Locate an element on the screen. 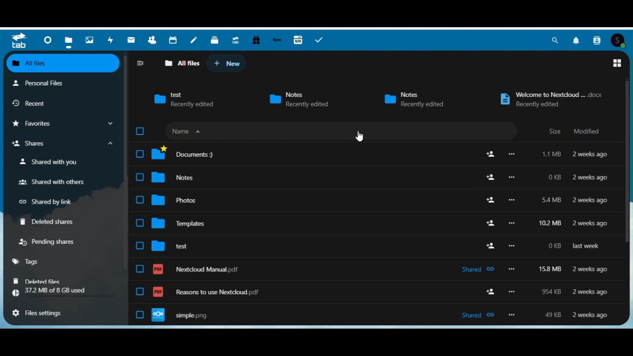 This screenshot has width=633, height=356. Notes is located at coordinates (194, 40).